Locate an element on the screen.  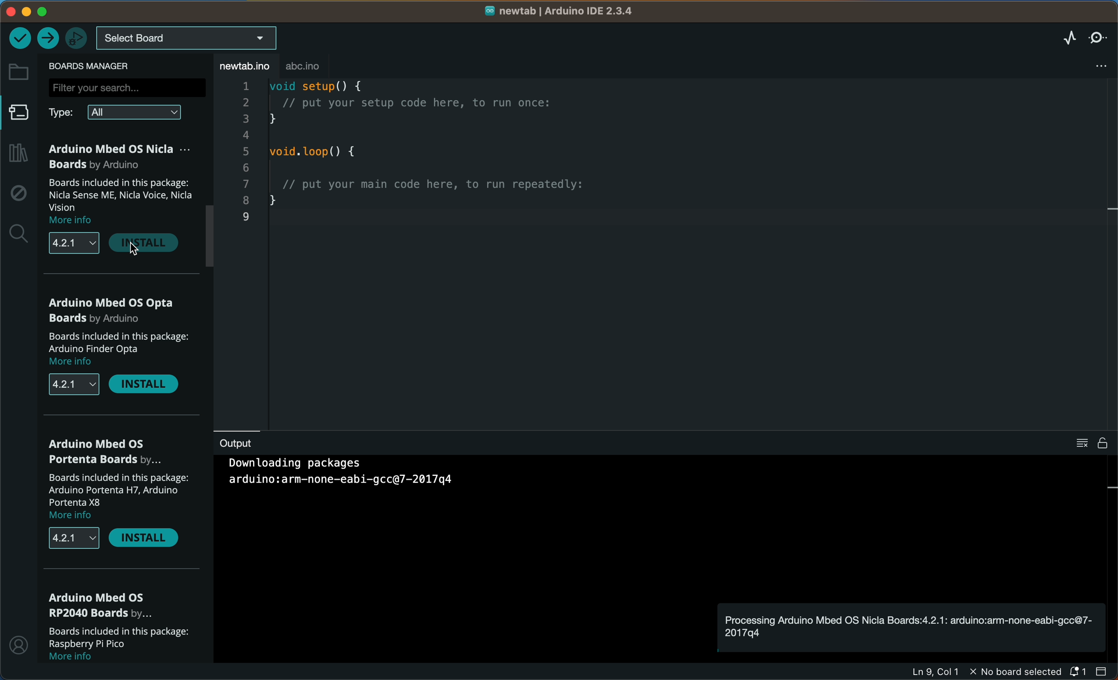
more info is located at coordinates (84, 659).